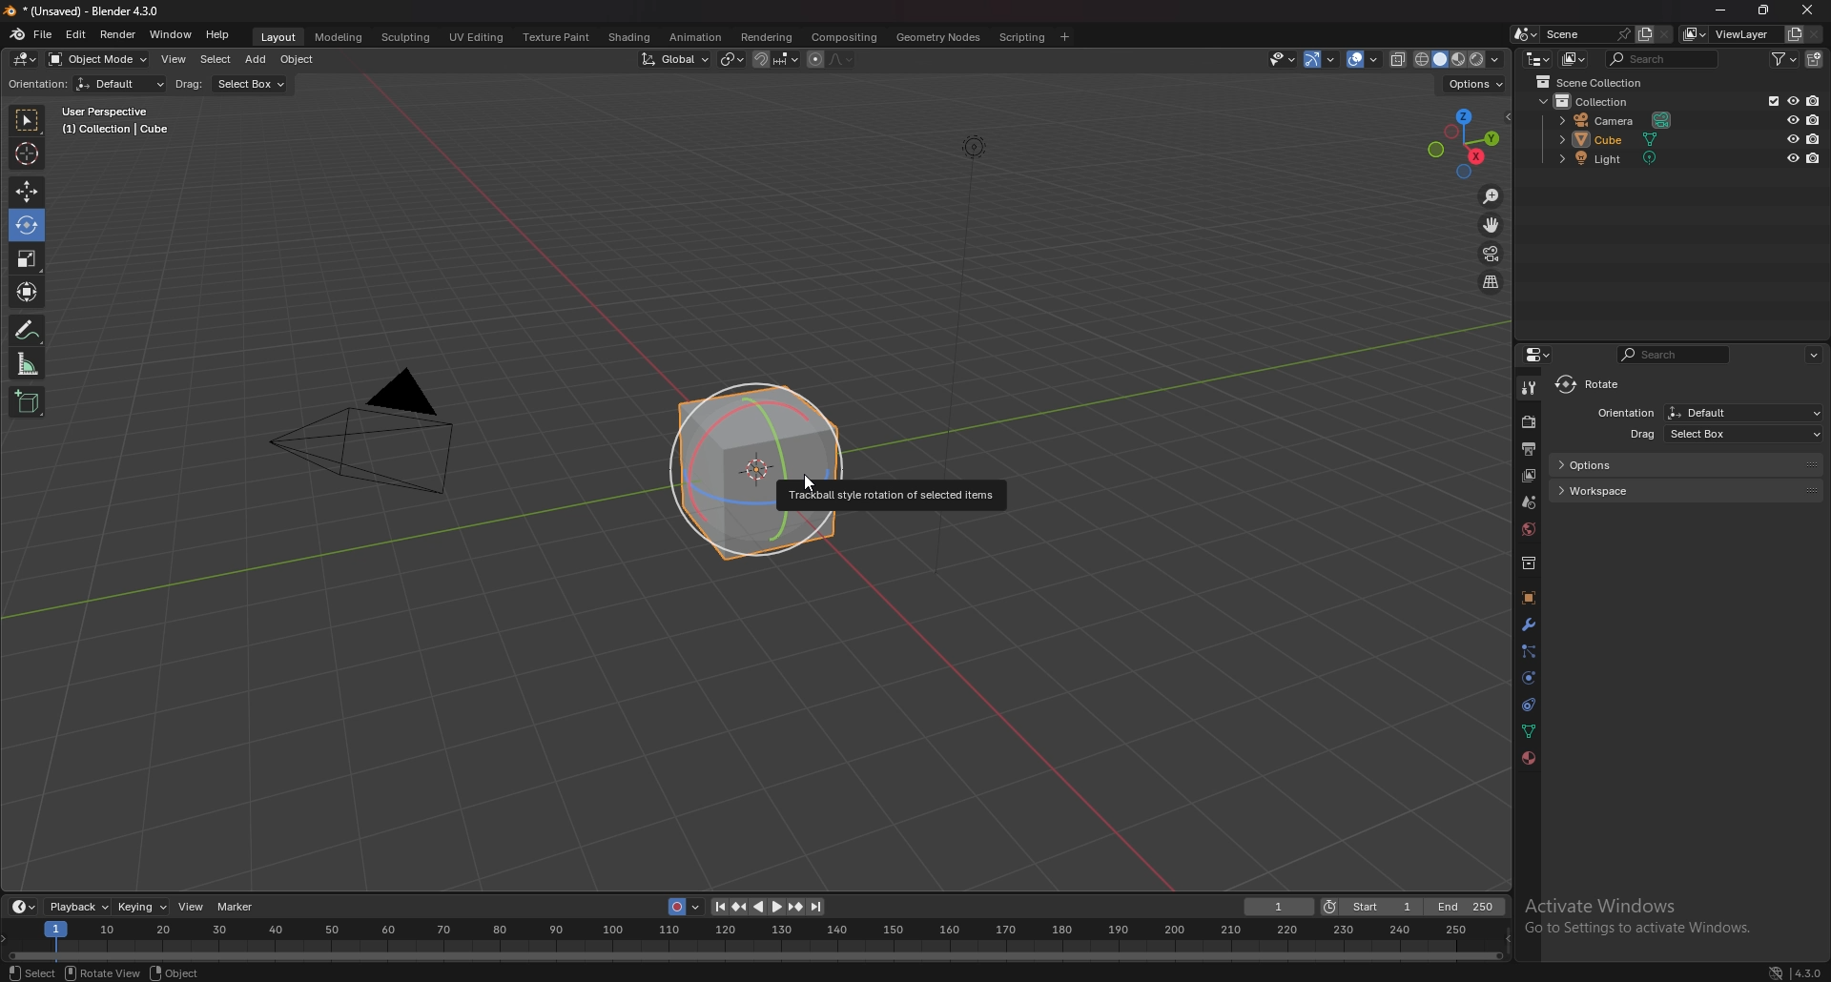 This screenshot has width=1831, height=982. Describe the element at coordinates (1794, 119) in the screenshot. I see `hide in view port` at that location.